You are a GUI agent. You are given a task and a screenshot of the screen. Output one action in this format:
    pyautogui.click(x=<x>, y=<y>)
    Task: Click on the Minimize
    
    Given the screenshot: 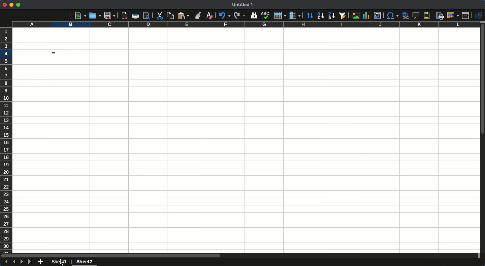 What is the action you would take?
    pyautogui.click(x=11, y=5)
    